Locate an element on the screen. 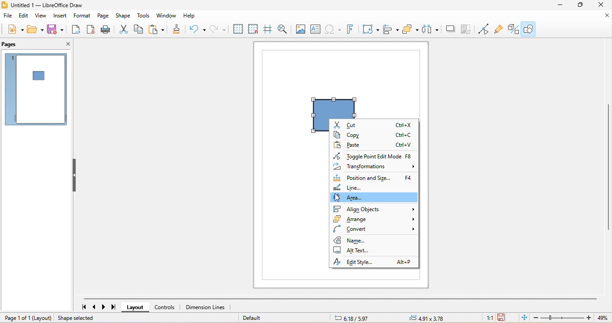 This screenshot has height=323, width=612. text box is located at coordinates (317, 29).